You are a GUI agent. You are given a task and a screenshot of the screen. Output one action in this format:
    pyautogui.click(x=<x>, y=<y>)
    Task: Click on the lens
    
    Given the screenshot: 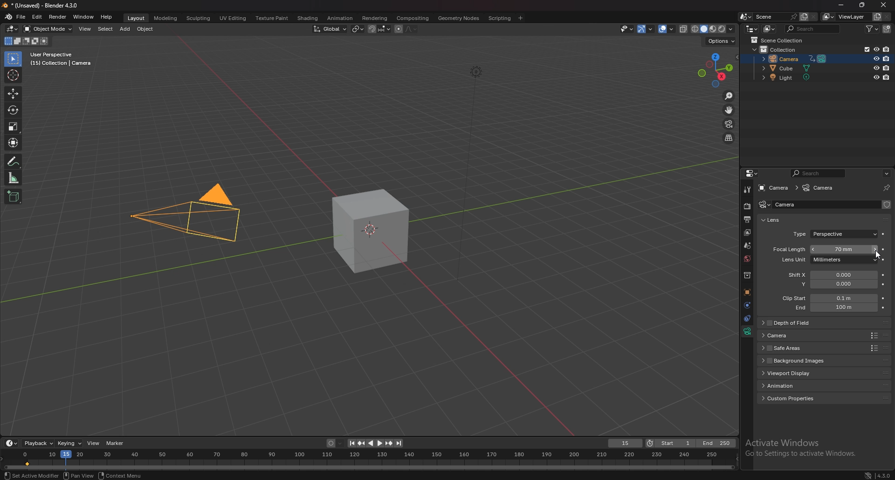 What is the action you would take?
    pyautogui.click(x=777, y=220)
    